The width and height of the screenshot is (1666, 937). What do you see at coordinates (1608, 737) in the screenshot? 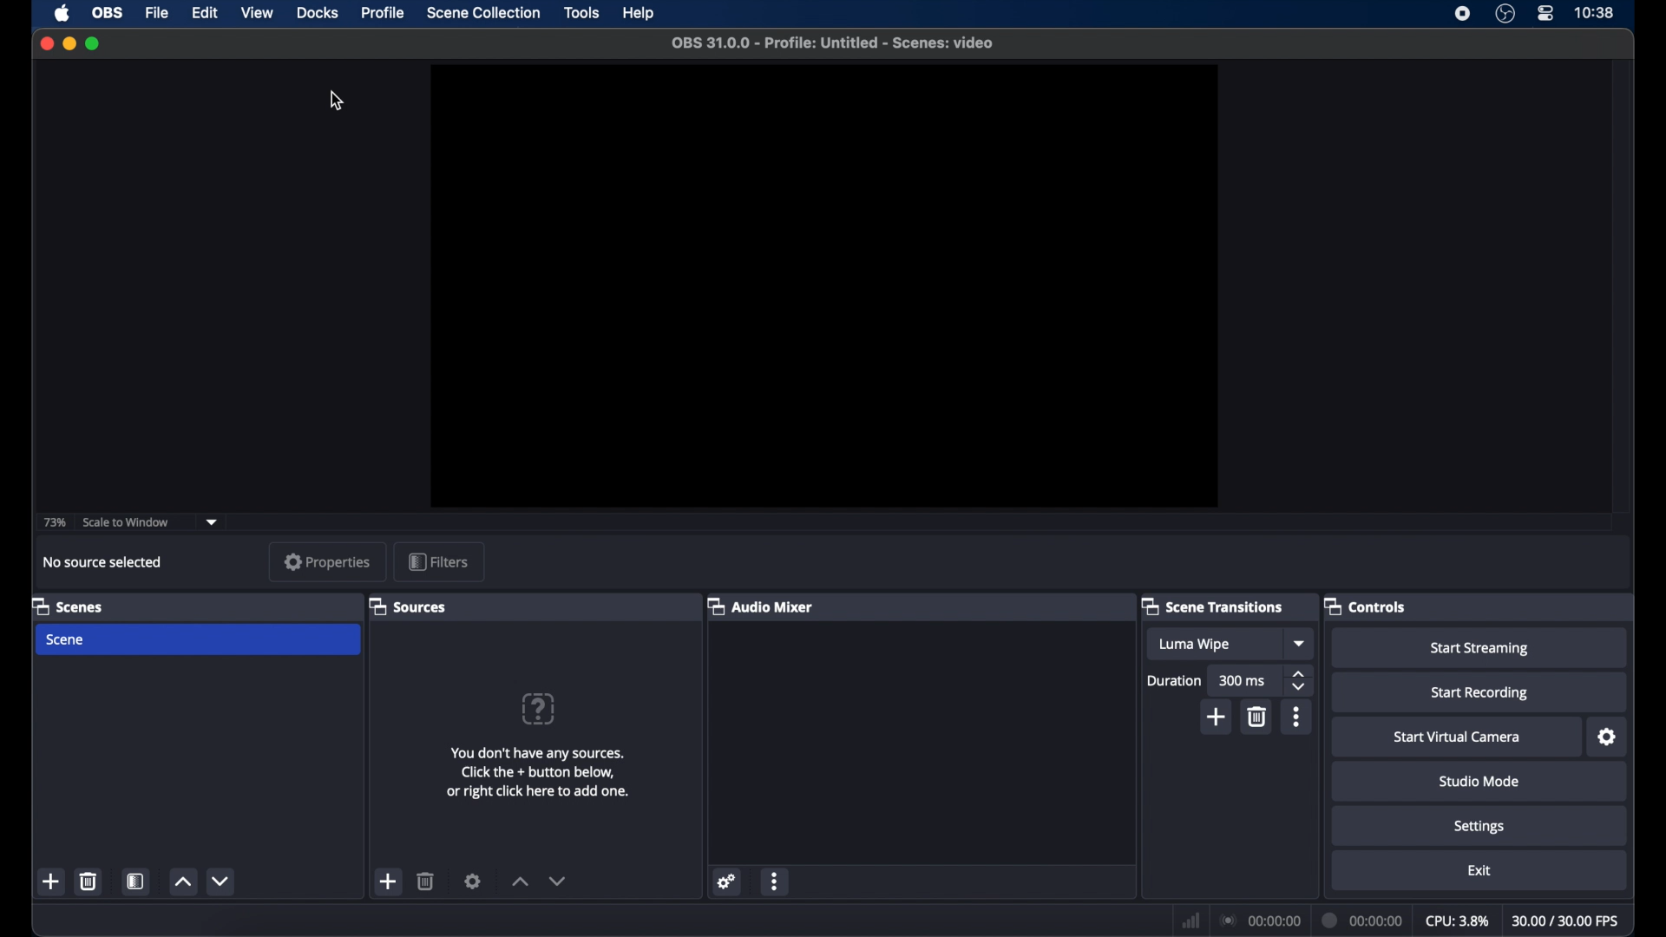
I see `settings` at bounding box center [1608, 737].